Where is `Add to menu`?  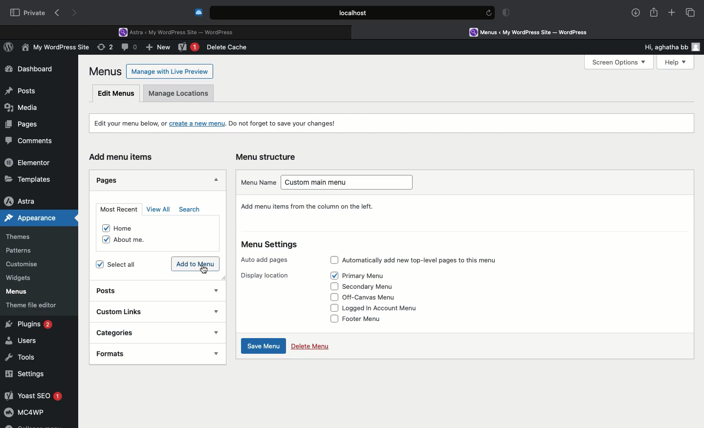
Add to menu is located at coordinates (197, 263).